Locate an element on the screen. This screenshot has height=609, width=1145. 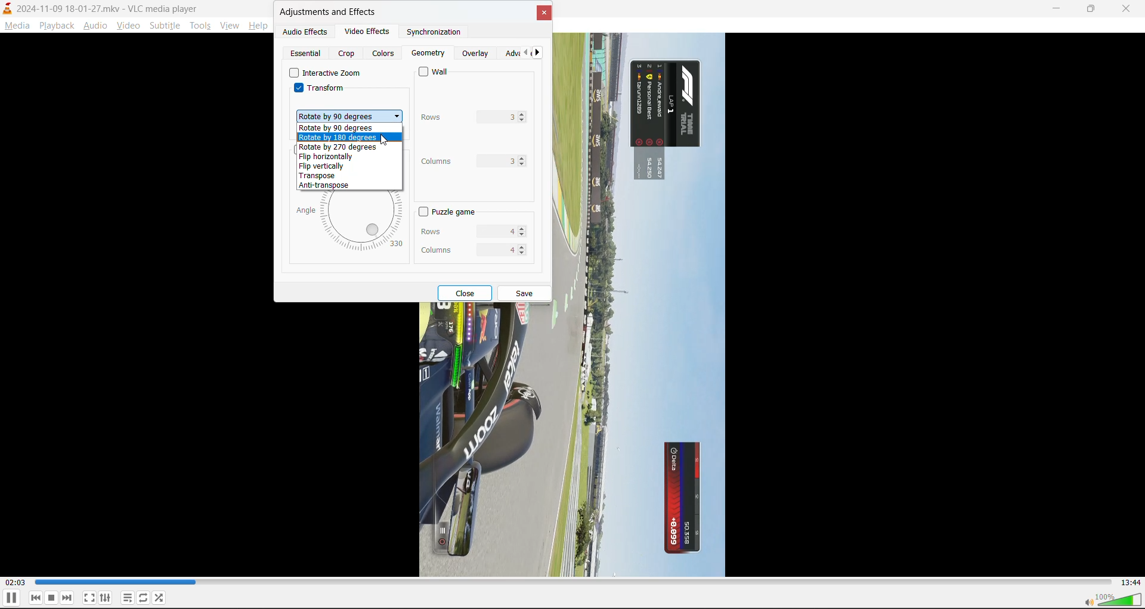
current track time is located at coordinates (14, 583).